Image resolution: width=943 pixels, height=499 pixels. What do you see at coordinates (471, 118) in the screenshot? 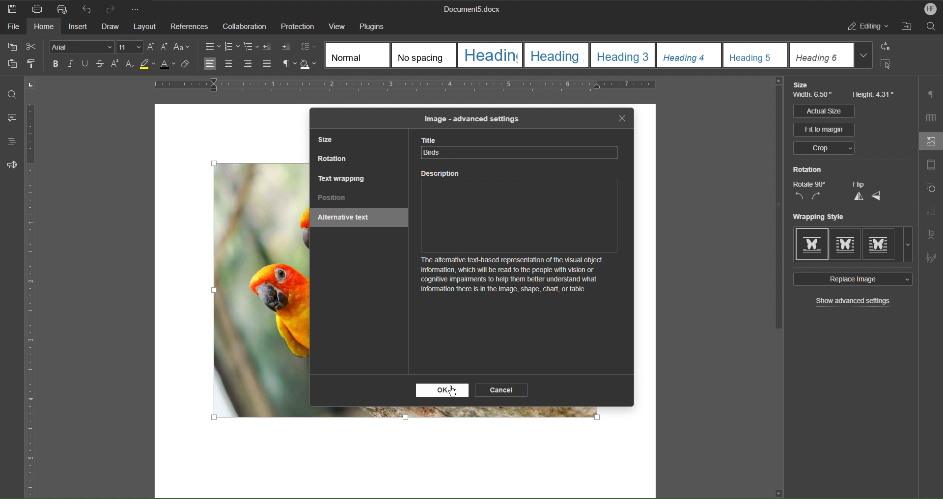
I see `Image - advanced settings` at bounding box center [471, 118].